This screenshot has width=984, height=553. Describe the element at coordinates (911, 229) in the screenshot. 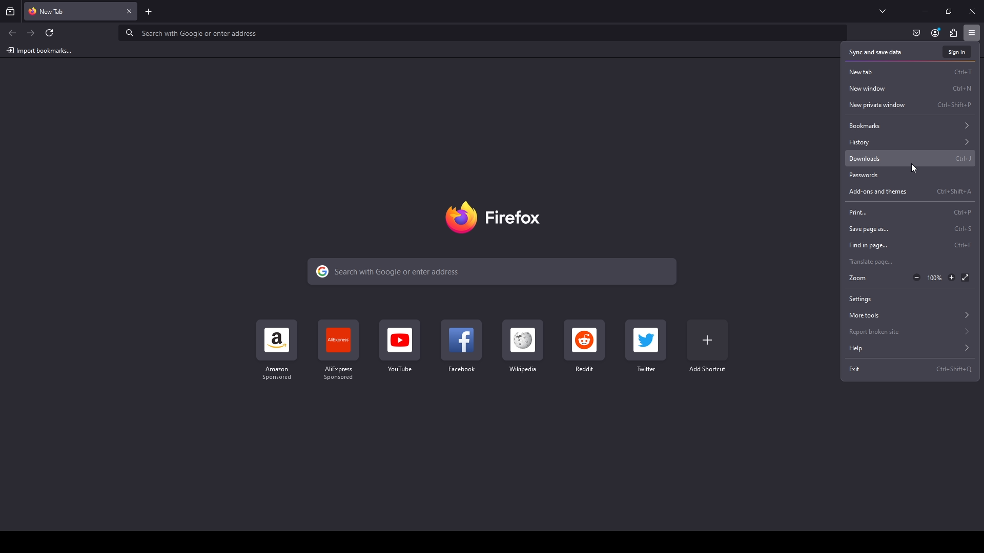

I see `Save page as` at that location.